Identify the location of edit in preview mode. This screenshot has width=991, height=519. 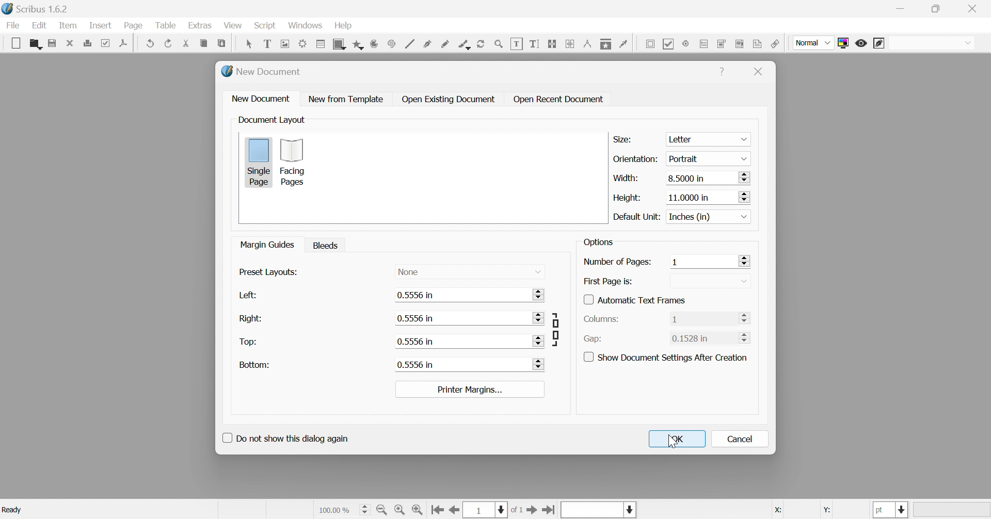
(879, 43).